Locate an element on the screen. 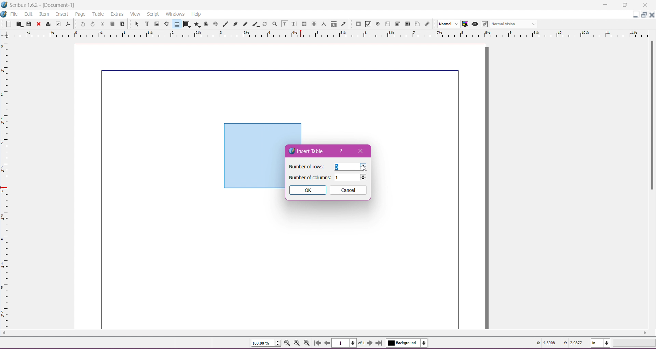 The image size is (656, 349). Extras is located at coordinates (117, 14).